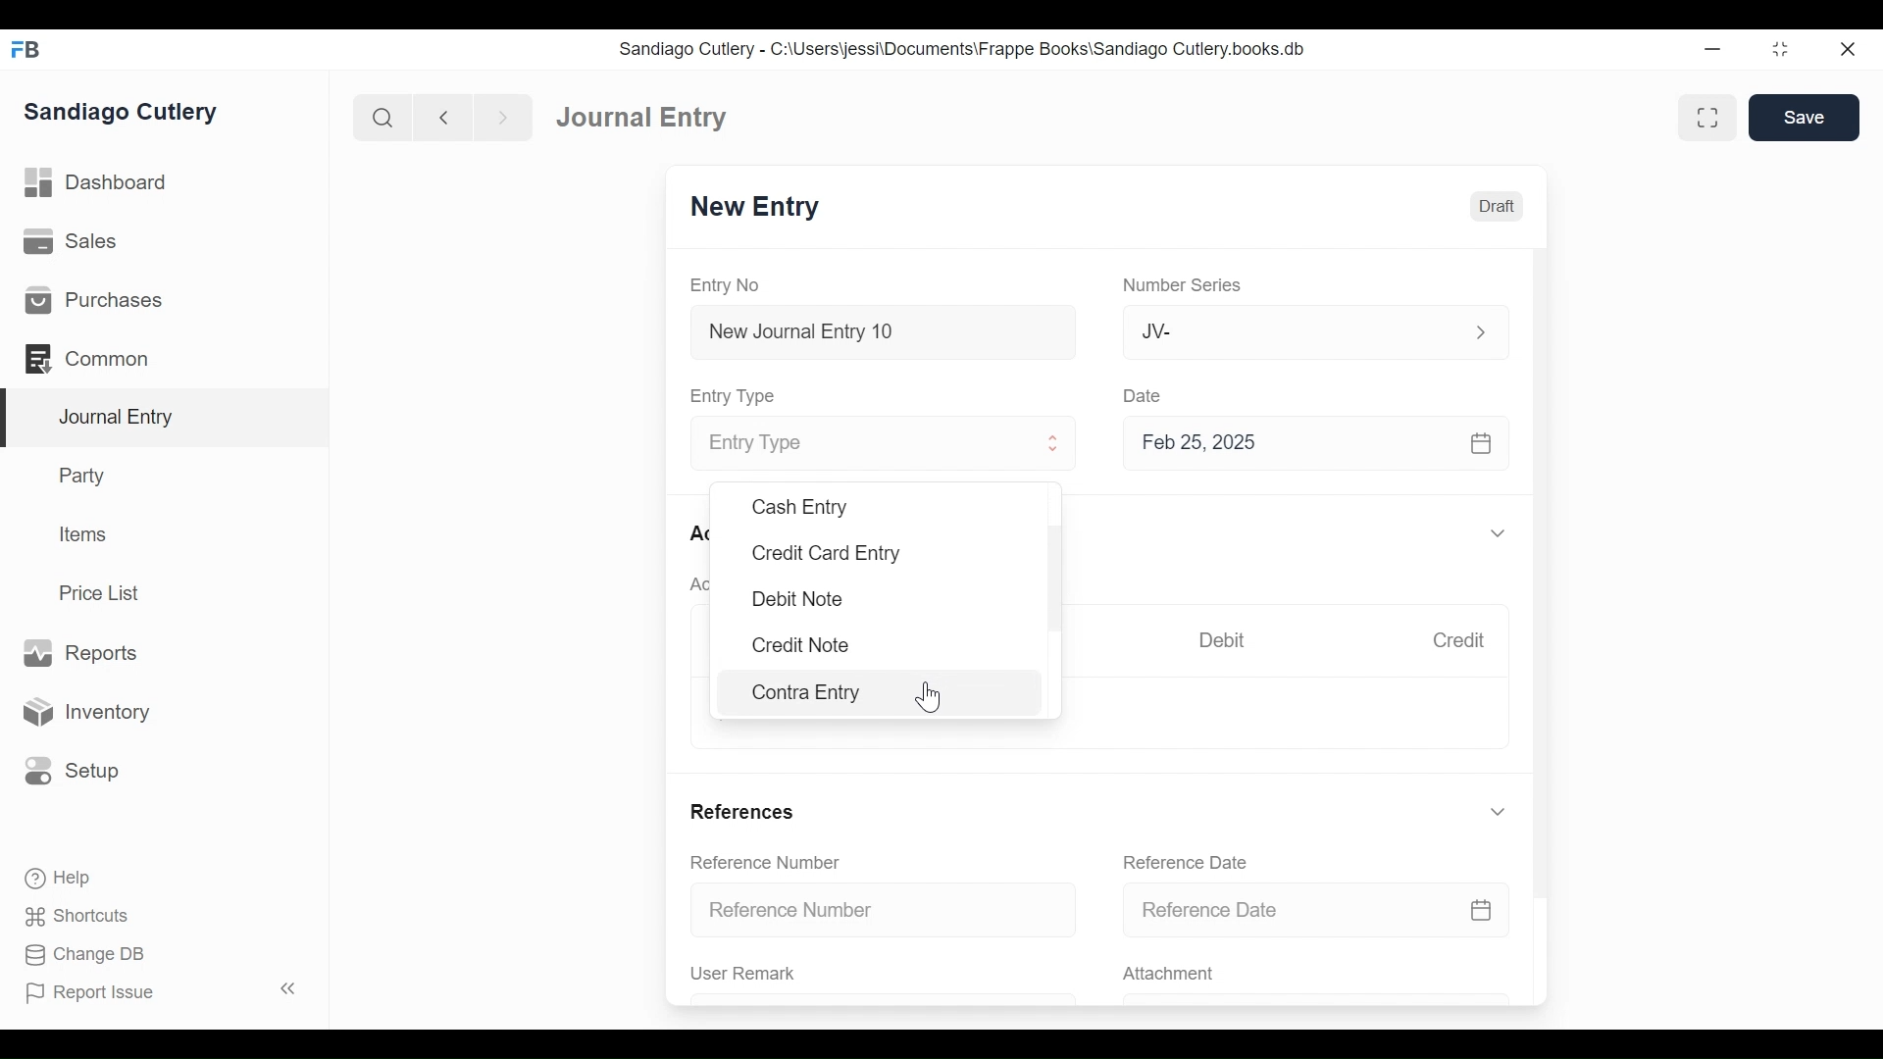 The width and height of the screenshot is (1883, 1059). I want to click on Sales, so click(69, 243).